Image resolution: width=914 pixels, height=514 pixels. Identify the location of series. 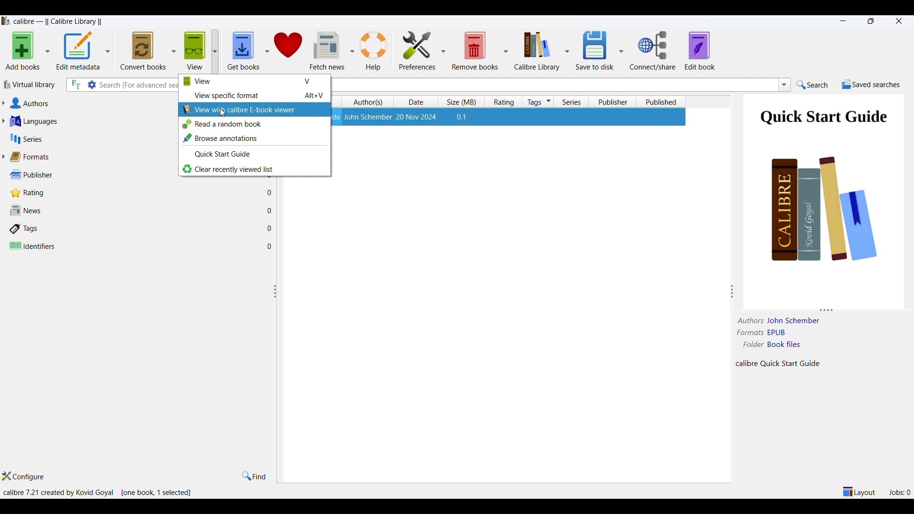
(88, 138).